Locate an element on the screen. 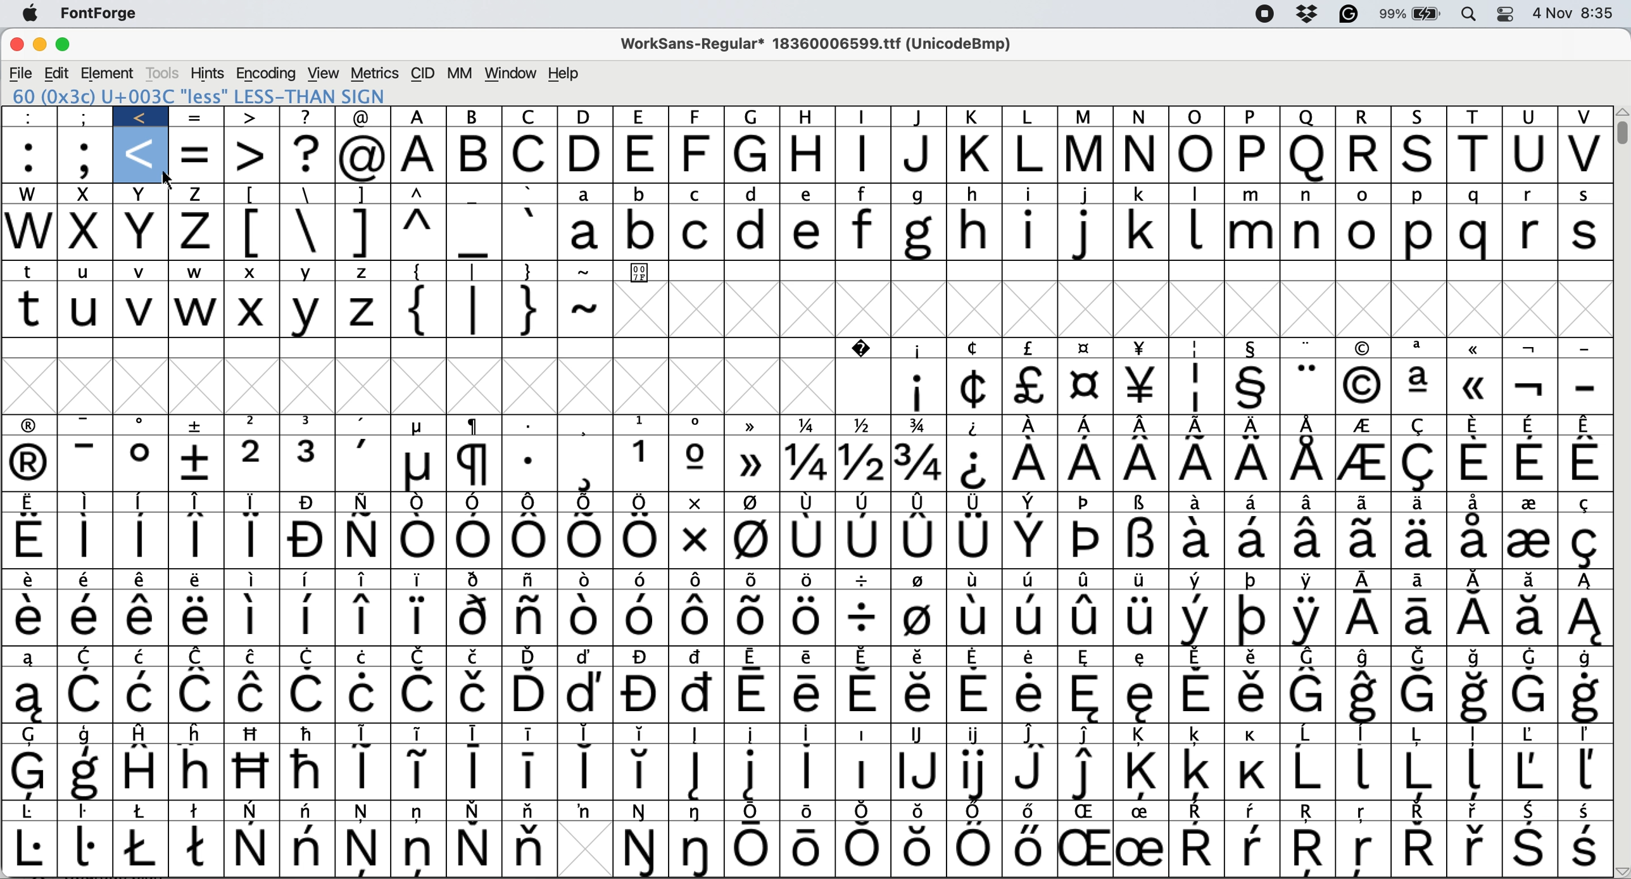 This screenshot has width=1631, height=879. Symbol is located at coordinates (1307, 735).